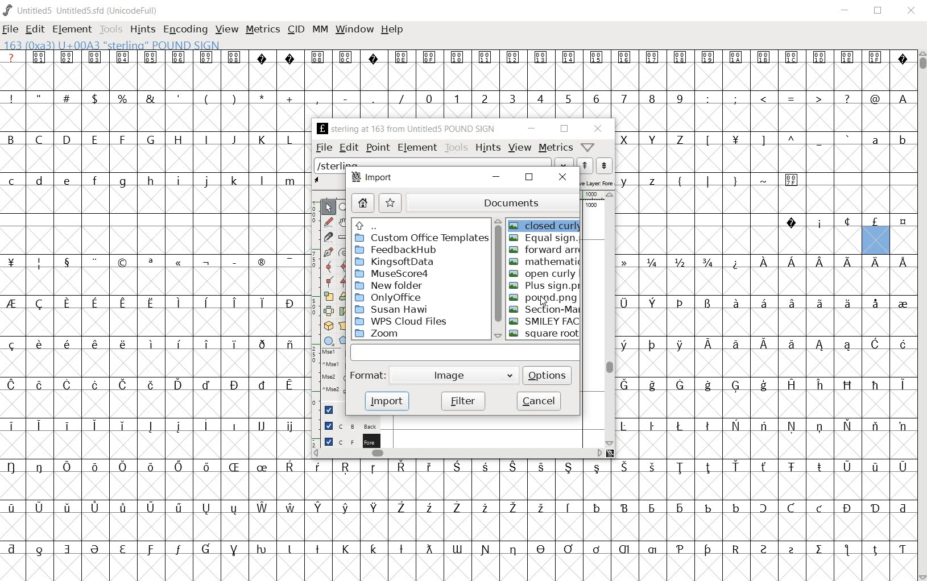  I want to click on corner, so click(331, 284).